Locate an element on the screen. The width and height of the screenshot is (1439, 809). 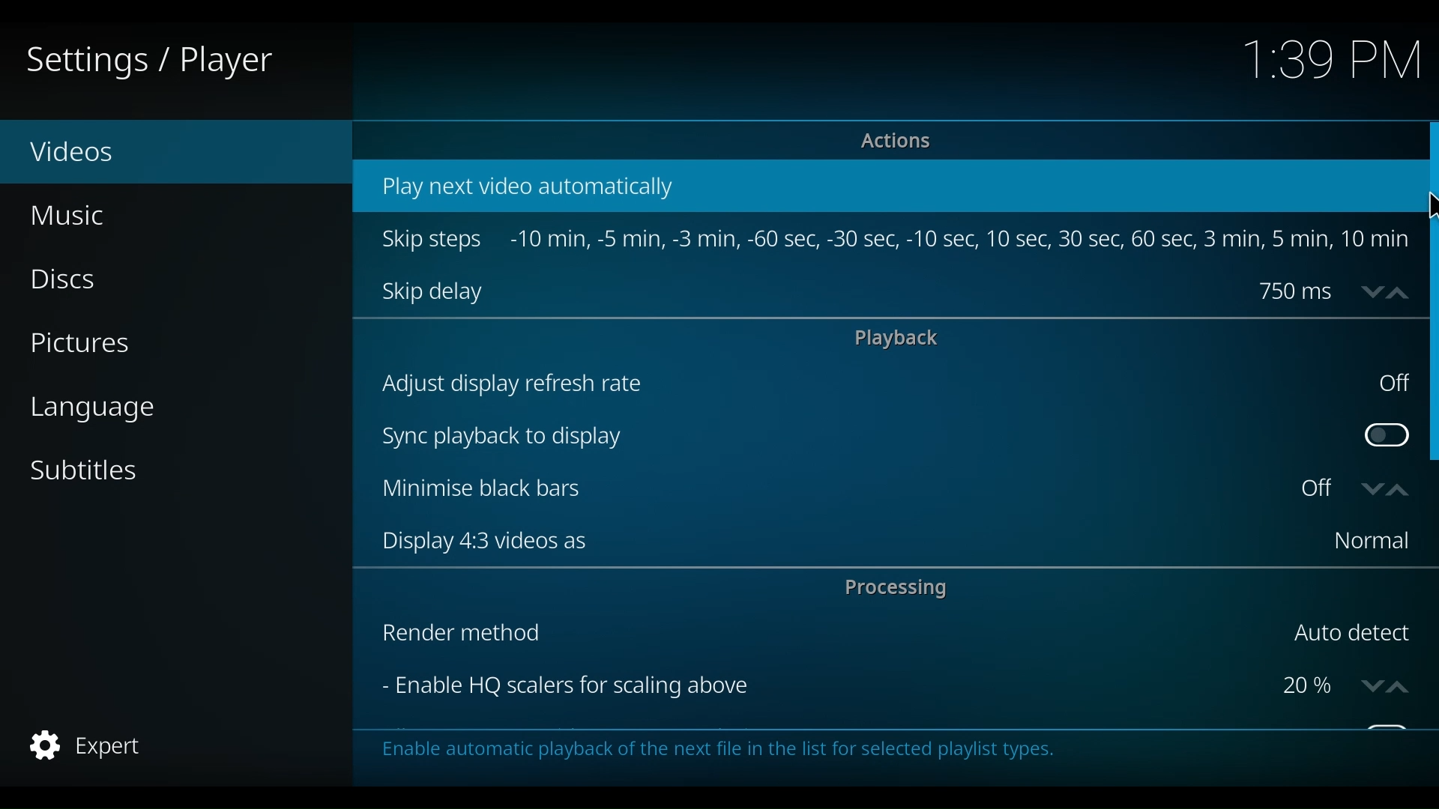
language is located at coordinates (92, 410).